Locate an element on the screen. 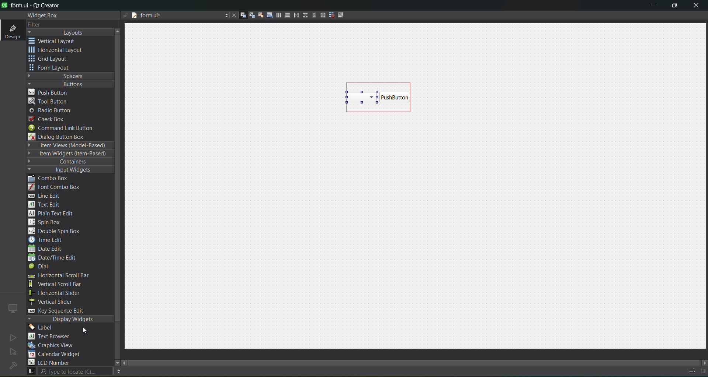 The image size is (708, 377). date/time edit is located at coordinates (59, 258).